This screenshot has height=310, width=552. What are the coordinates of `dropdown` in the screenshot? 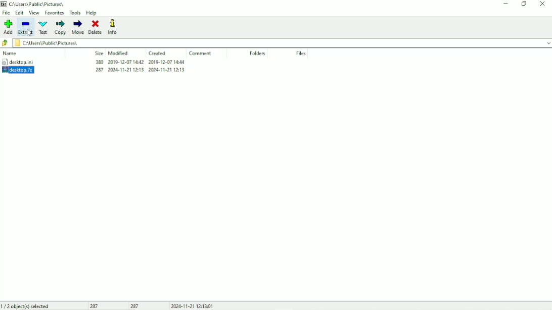 It's located at (547, 42).